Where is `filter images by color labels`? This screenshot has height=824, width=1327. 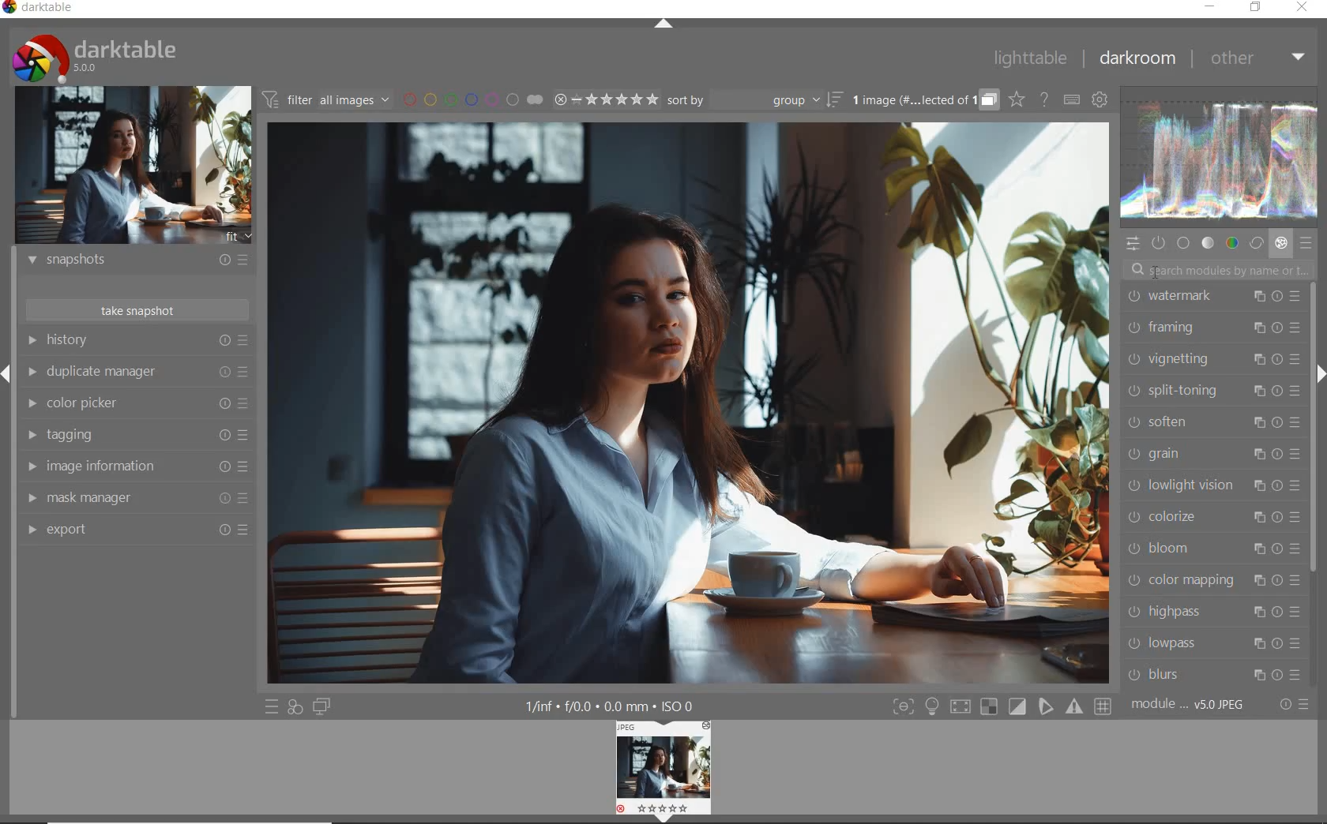 filter images by color labels is located at coordinates (472, 101).